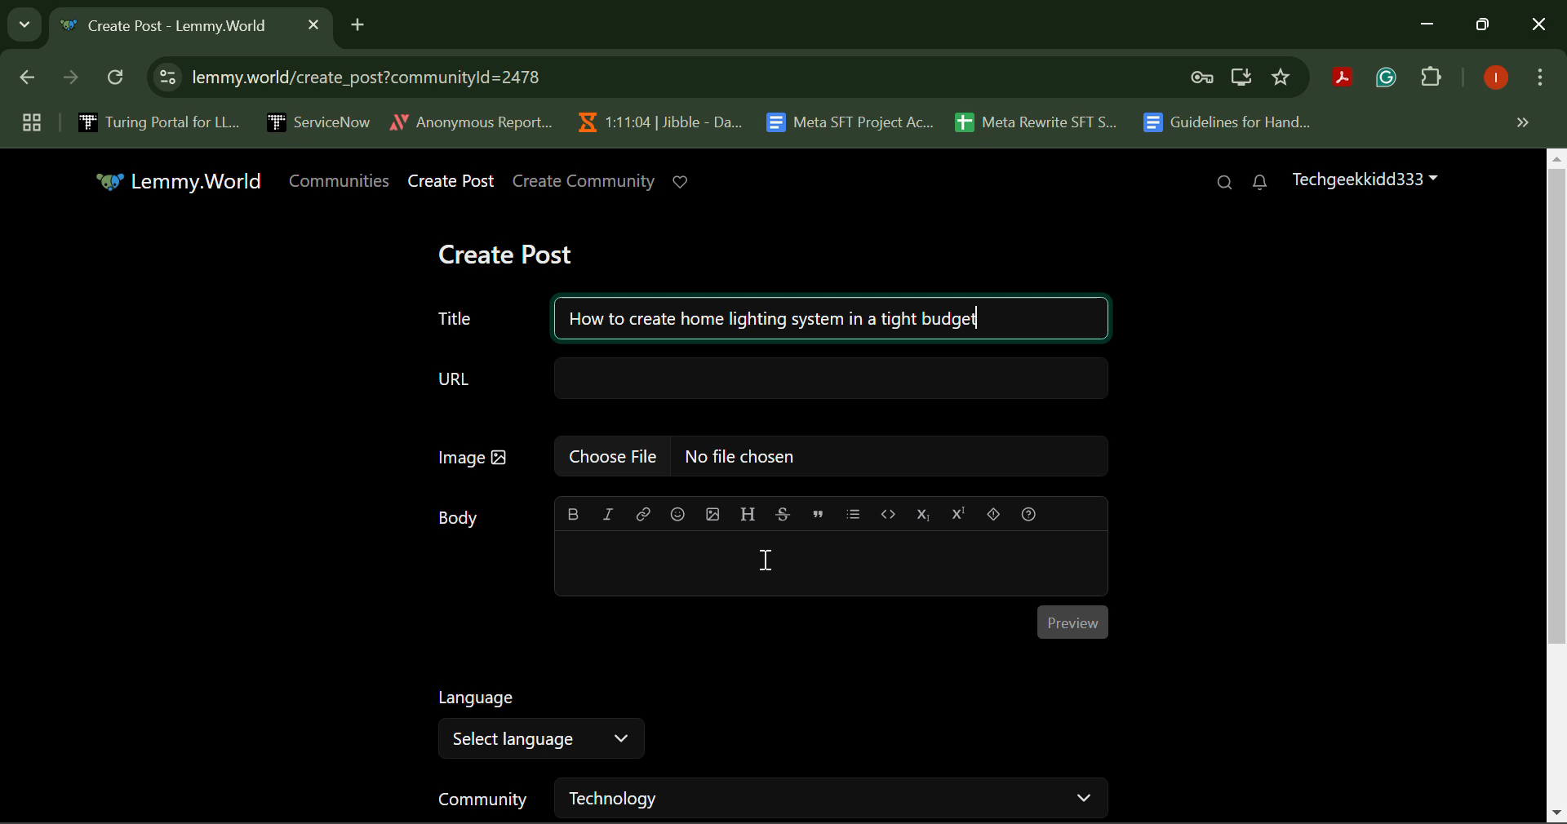 This screenshot has width=1567, height=824. I want to click on superscript, so click(956, 512).